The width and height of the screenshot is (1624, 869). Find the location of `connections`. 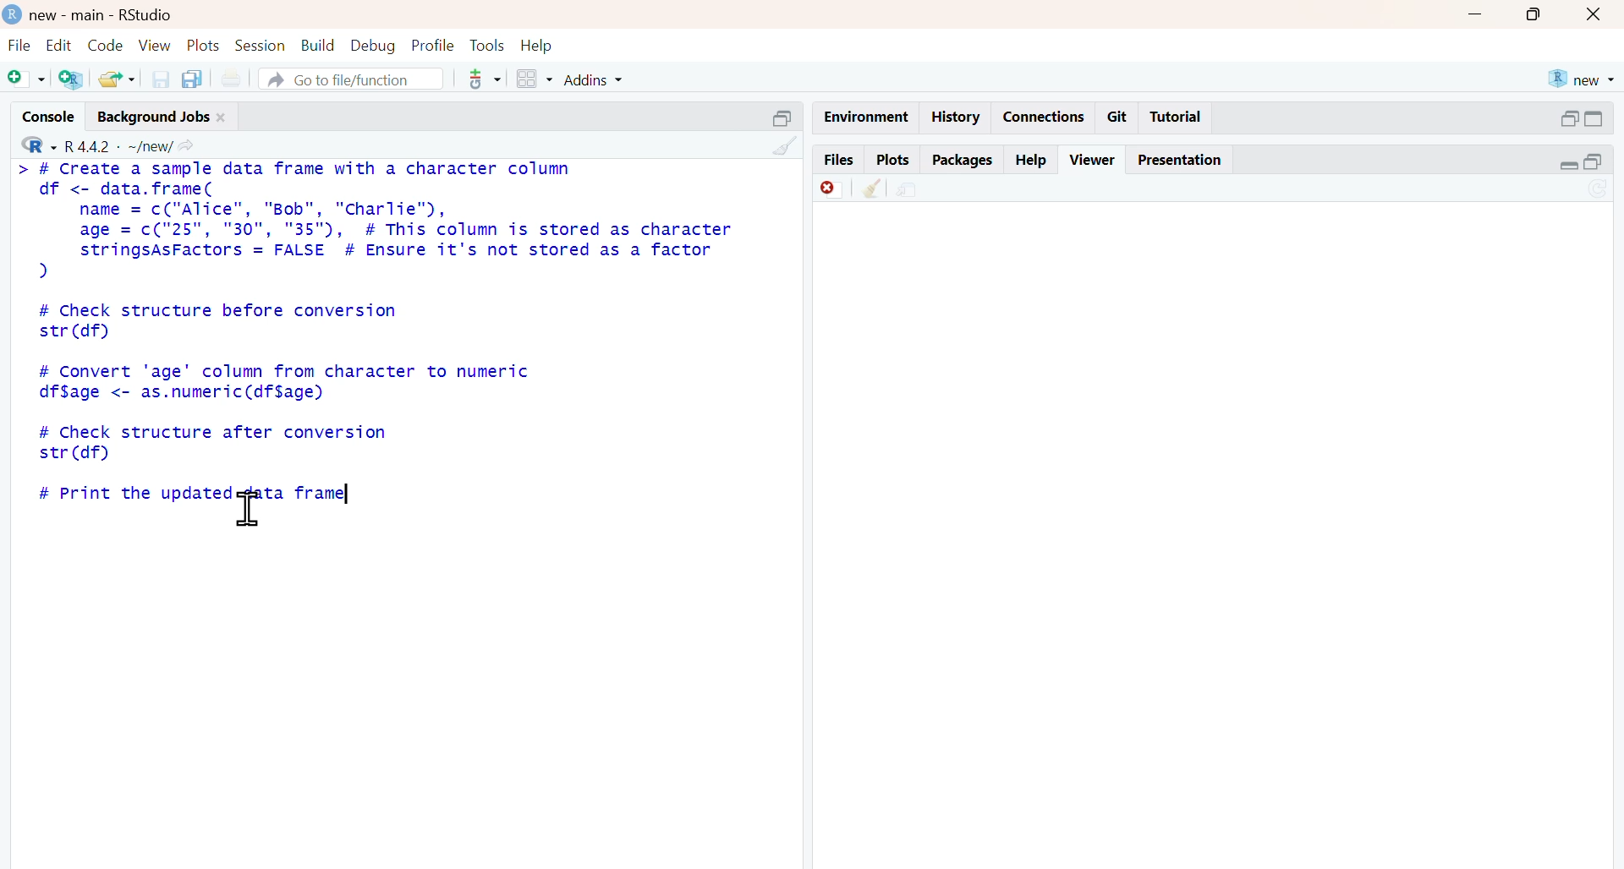

connections is located at coordinates (1045, 117).